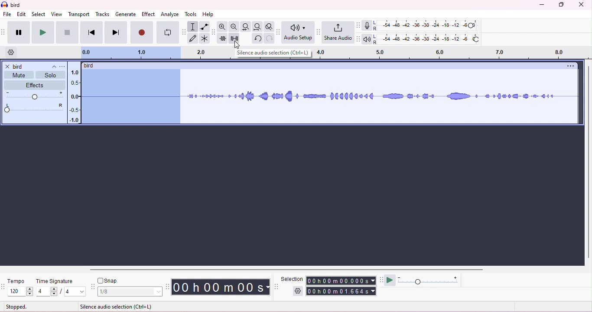 The height and width of the screenshot is (312, 592). What do you see at coordinates (11, 52) in the screenshot?
I see `timeline options` at bounding box center [11, 52].